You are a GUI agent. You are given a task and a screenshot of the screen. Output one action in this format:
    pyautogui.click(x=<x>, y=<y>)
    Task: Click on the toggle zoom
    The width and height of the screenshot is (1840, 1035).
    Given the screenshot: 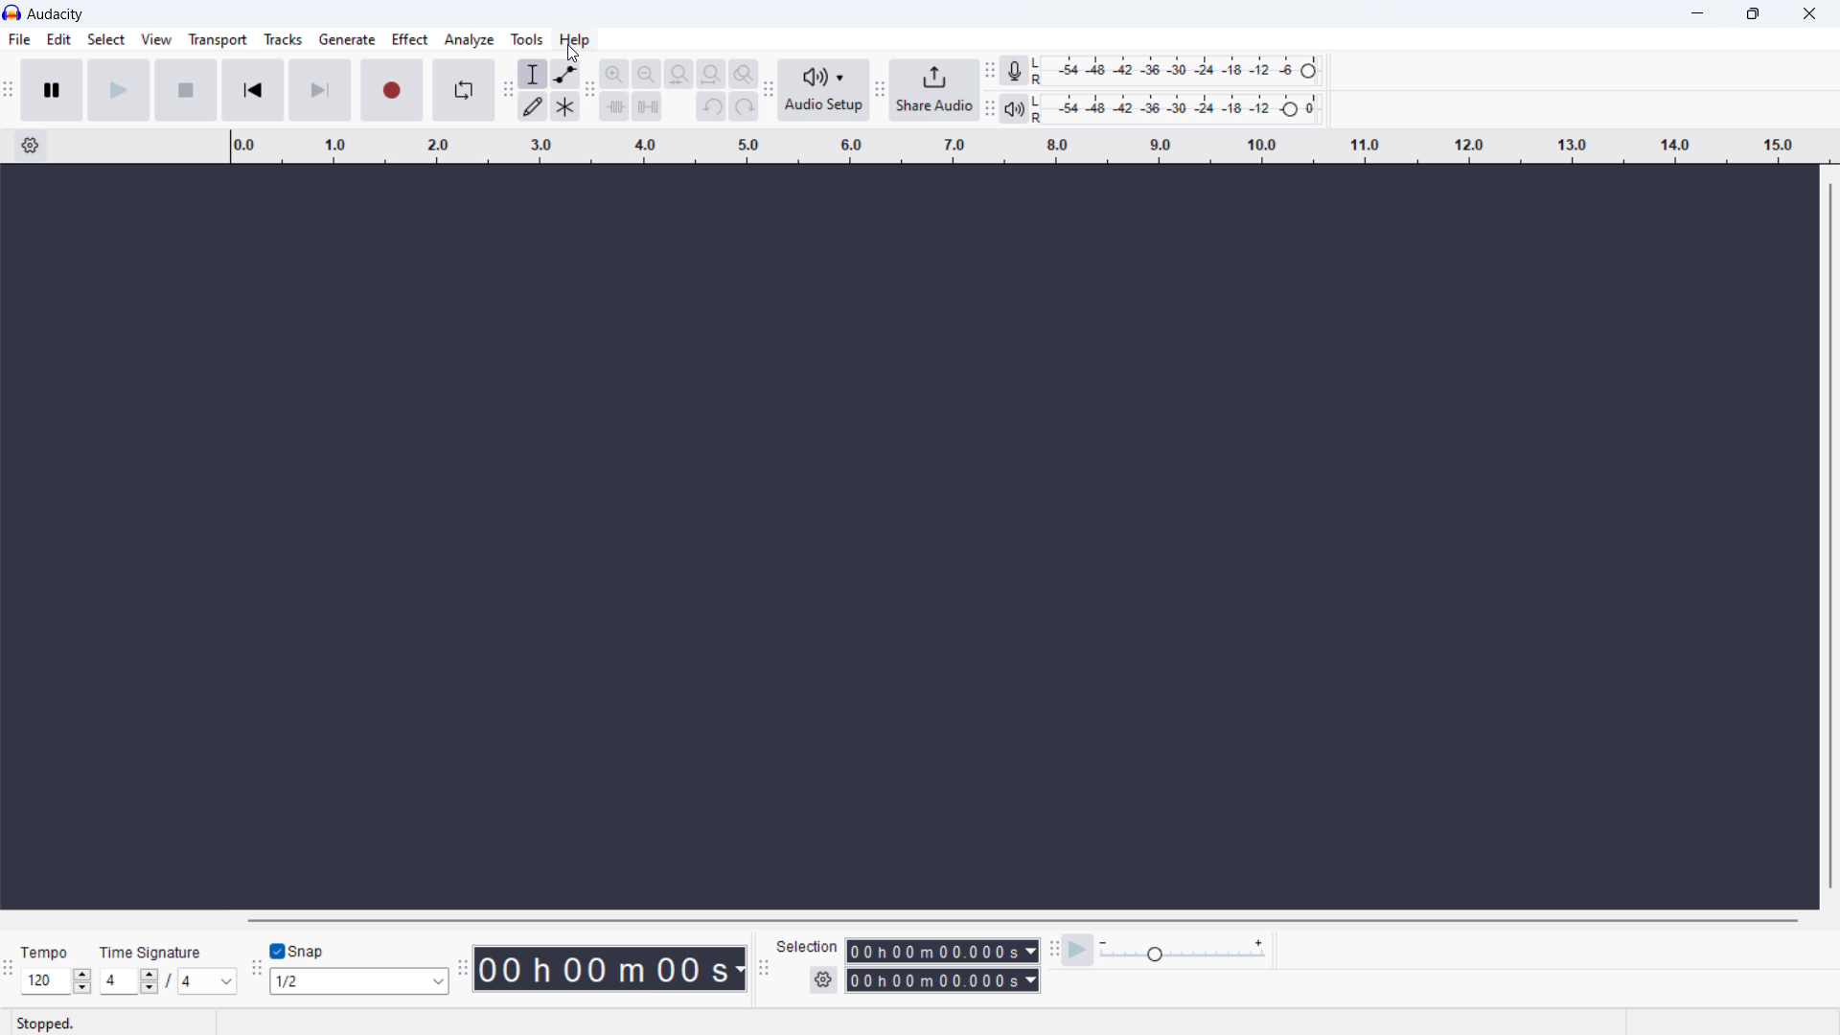 What is the action you would take?
    pyautogui.click(x=744, y=74)
    